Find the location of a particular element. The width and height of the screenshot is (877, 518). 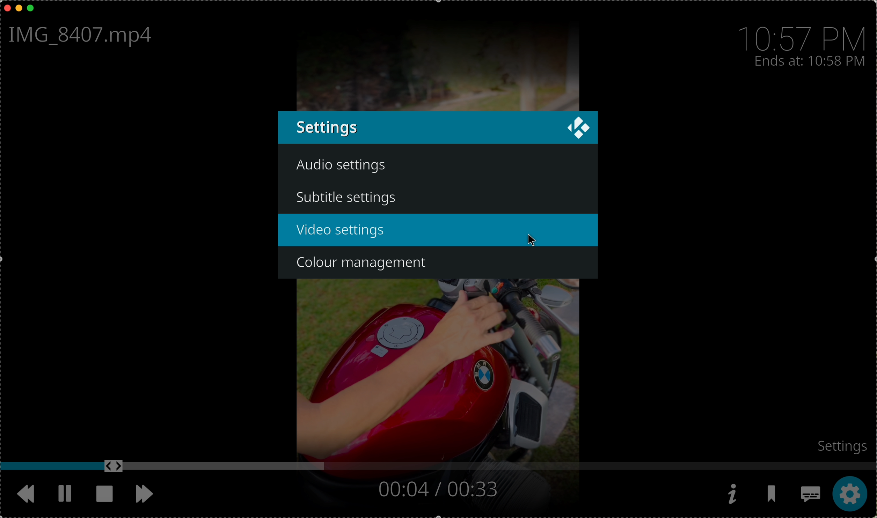

pause is located at coordinates (66, 494).